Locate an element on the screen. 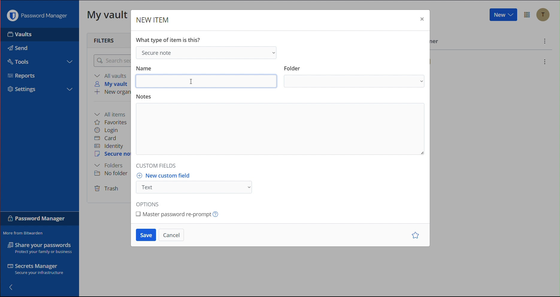  Secure note is located at coordinates (205, 52).